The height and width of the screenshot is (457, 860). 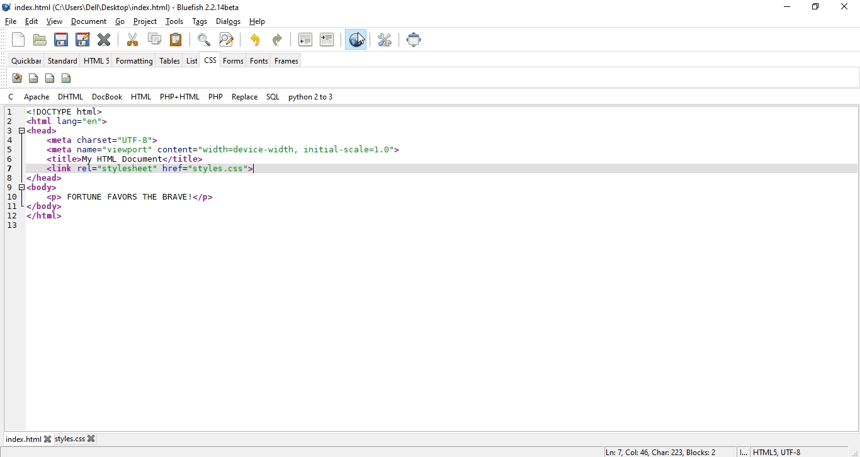 What do you see at coordinates (45, 206) in the screenshot?
I see `</body>` at bounding box center [45, 206].